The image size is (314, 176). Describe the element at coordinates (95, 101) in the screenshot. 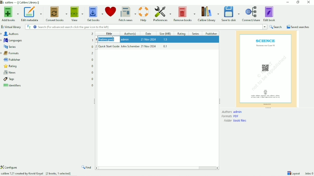

I see `Resize` at that location.